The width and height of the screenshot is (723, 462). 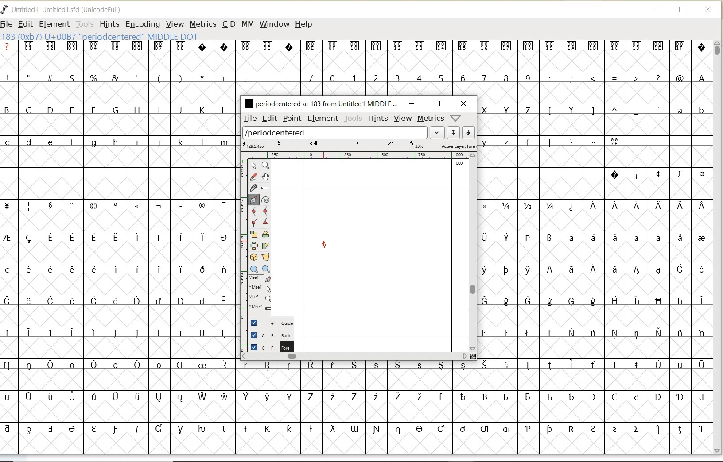 I want to click on perform a perspective transformation on the selection, so click(x=266, y=257).